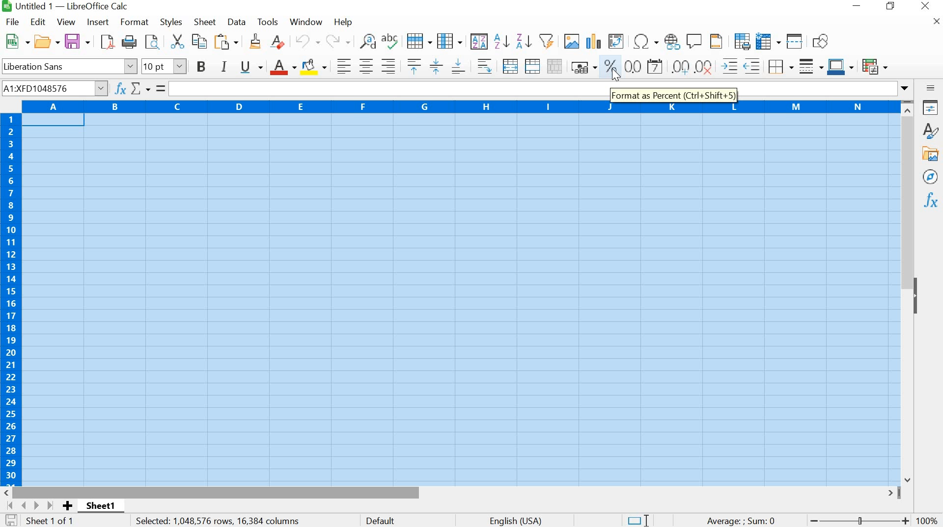  What do you see at coordinates (633, 66) in the screenshot?
I see `Format as number` at bounding box center [633, 66].